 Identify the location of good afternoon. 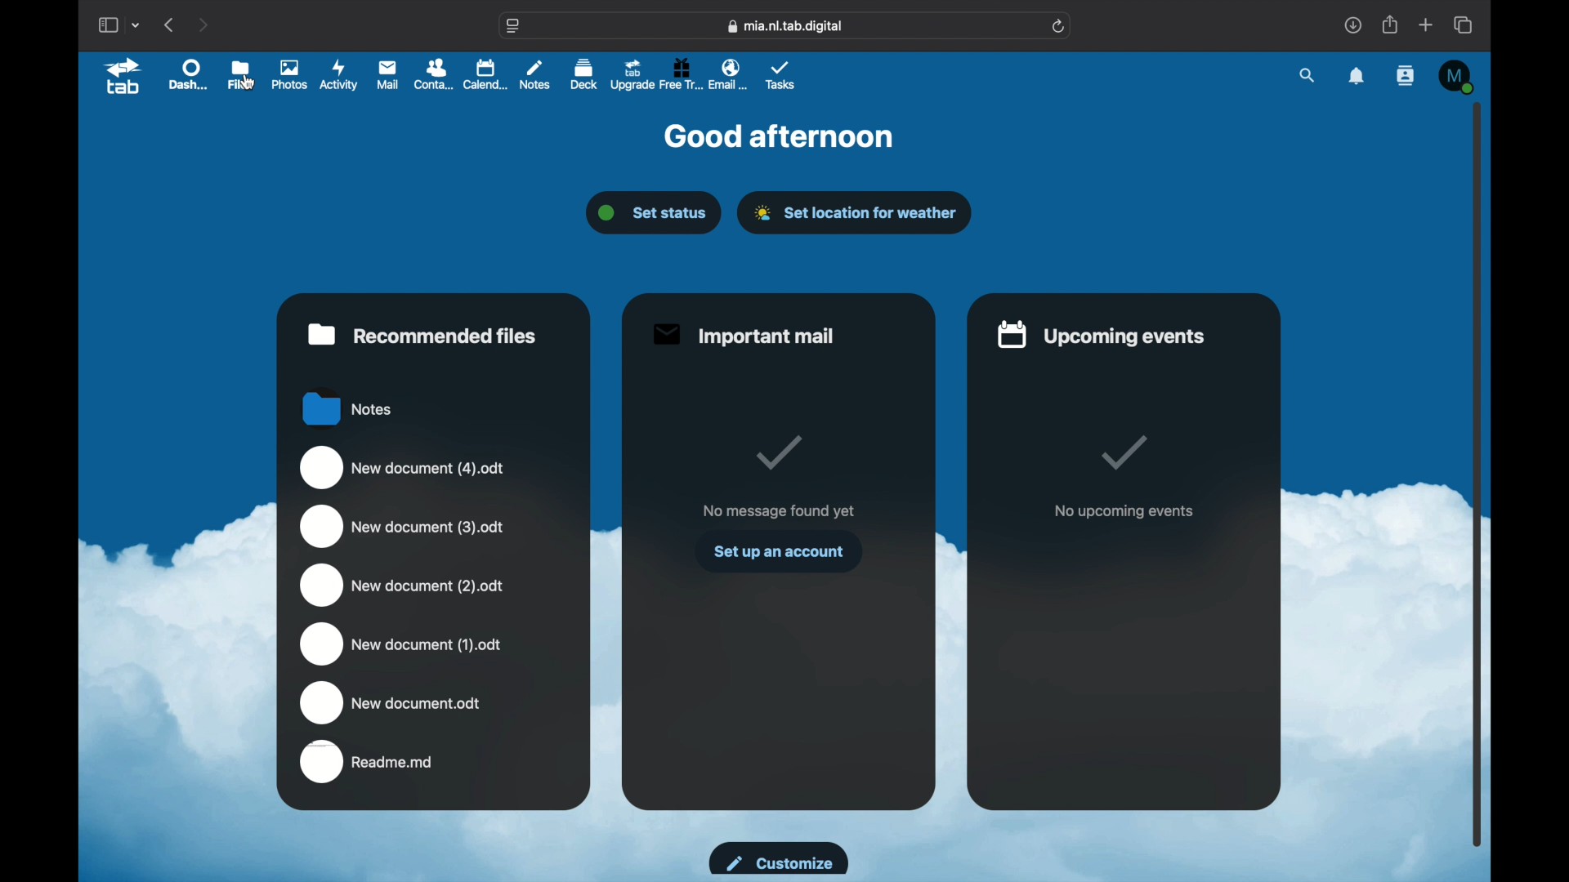
(779, 136).